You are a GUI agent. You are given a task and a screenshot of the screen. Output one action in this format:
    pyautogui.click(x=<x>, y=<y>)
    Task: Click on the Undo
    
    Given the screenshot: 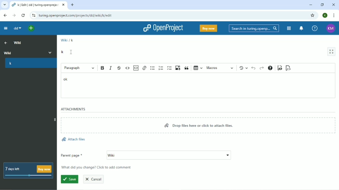 What is the action you would take?
    pyautogui.click(x=254, y=69)
    